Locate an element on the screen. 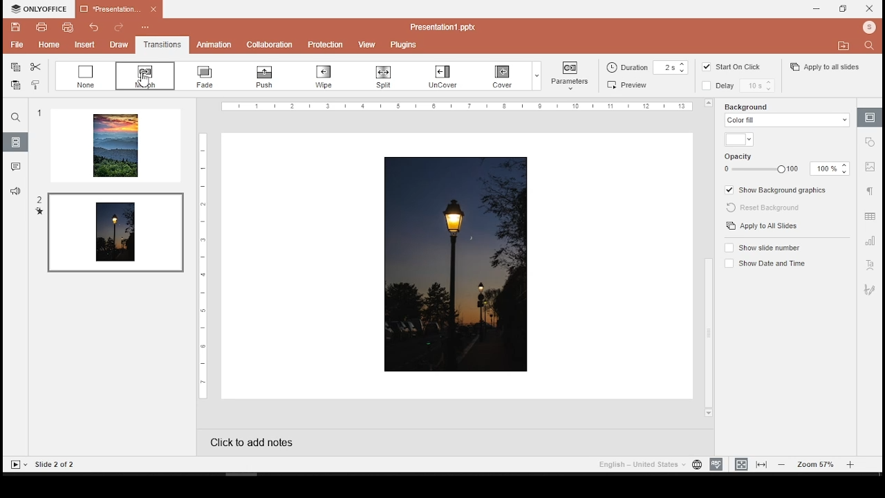 This screenshot has width=885, height=498. move is located at coordinates (843, 44).